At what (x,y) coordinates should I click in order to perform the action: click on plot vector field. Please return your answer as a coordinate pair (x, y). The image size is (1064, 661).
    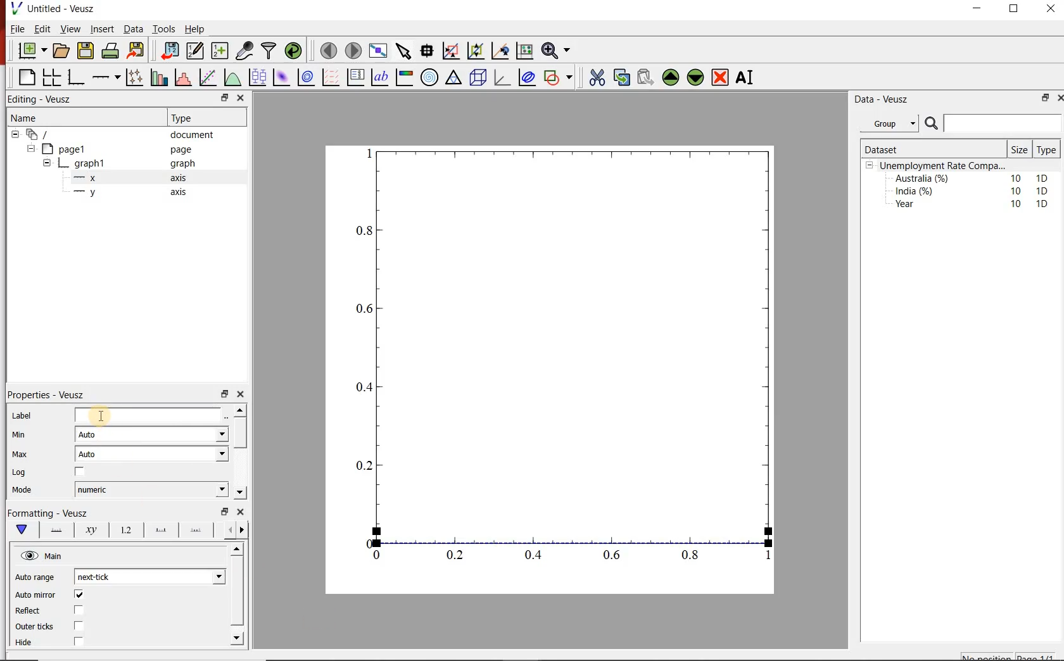
    Looking at the image, I should click on (330, 77).